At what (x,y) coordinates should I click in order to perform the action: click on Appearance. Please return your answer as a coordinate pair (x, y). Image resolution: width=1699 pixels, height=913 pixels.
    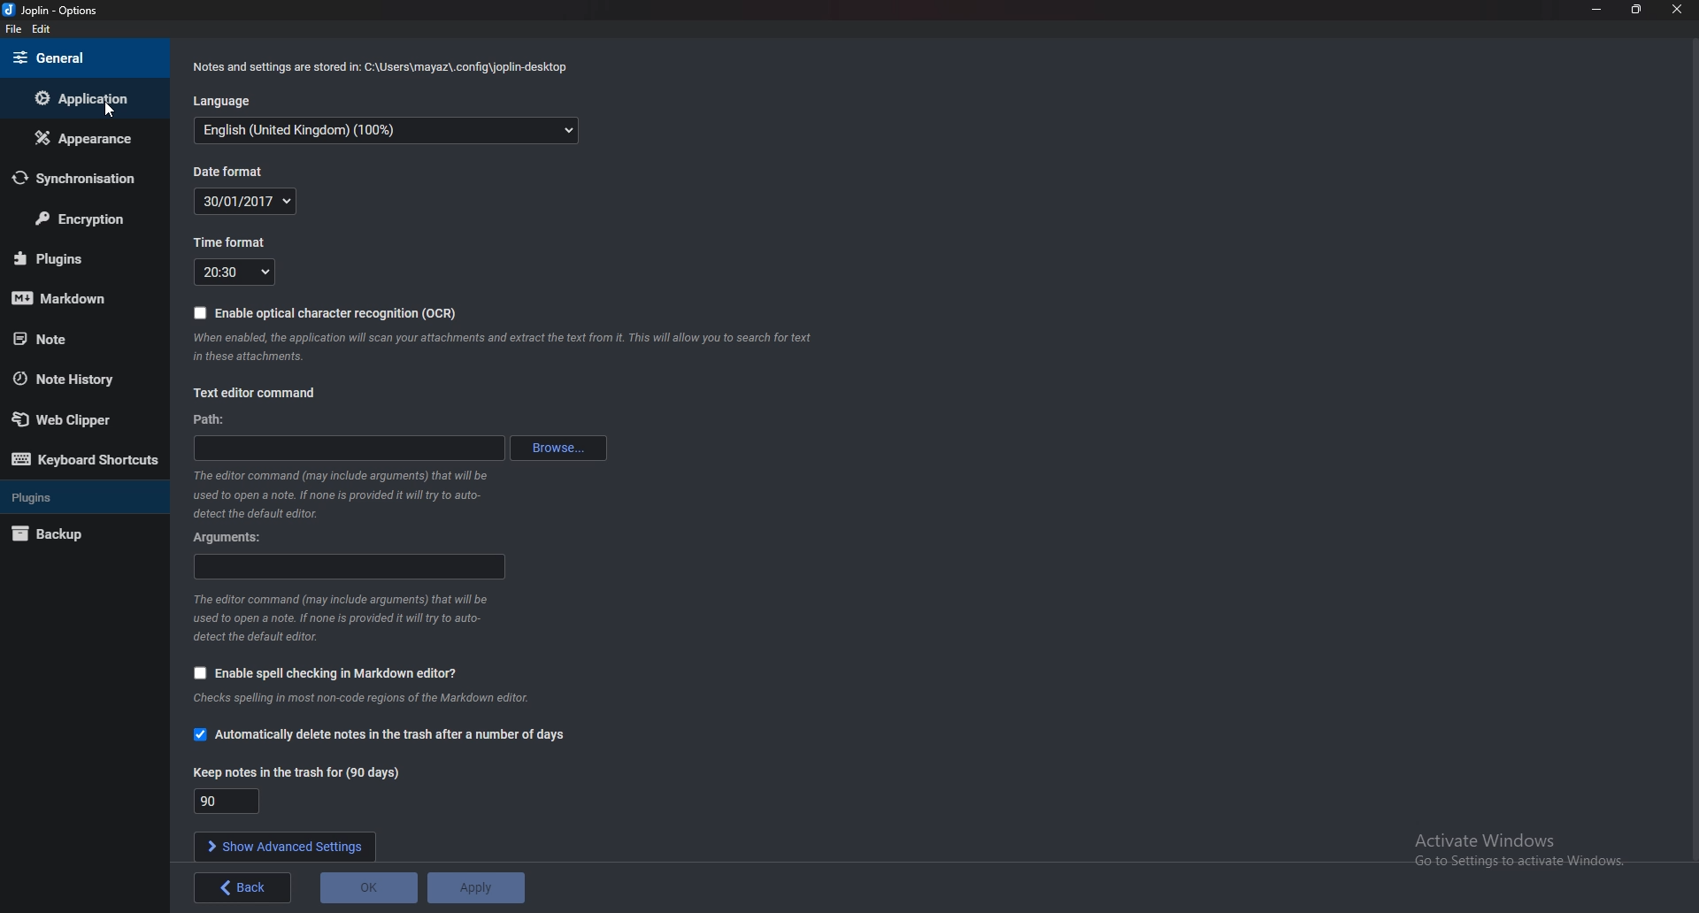
    Looking at the image, I should click on (81, 139).